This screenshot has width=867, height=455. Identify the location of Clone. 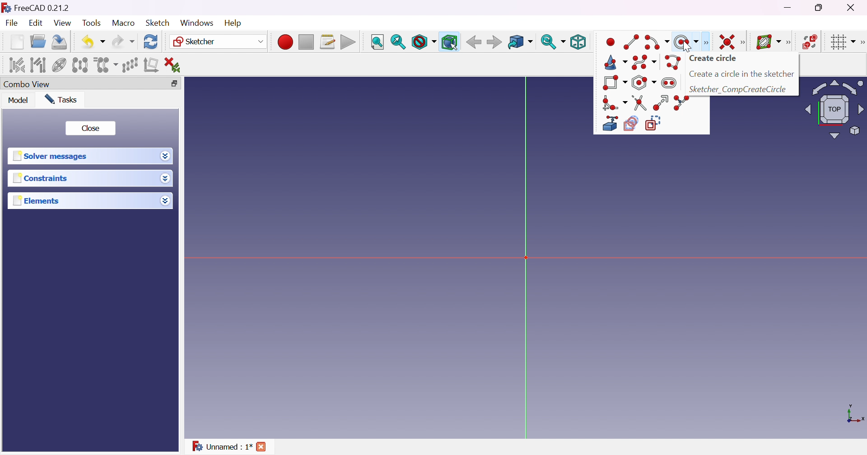
(105, 65).